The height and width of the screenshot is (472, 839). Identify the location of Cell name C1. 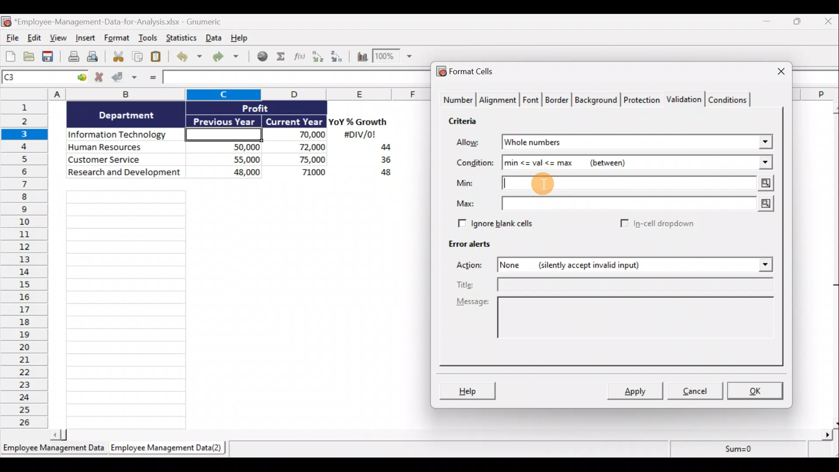
(37, 78).